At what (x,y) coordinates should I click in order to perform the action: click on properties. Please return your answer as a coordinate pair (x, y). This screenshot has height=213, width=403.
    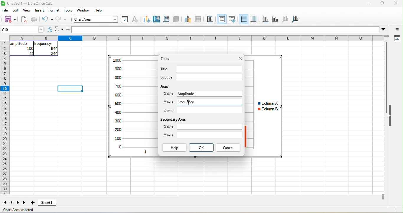
    Looking at the image, I should click on (397, 39).